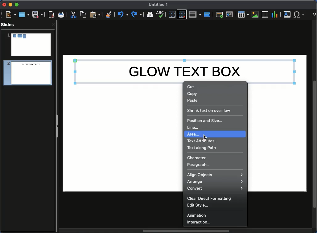 Image resolution: width=317 pixels, height=233 pixels. What do you see at coordinates (10, 4) in the screenshot?
I see `Minimize` at bounding box center [10, 4].